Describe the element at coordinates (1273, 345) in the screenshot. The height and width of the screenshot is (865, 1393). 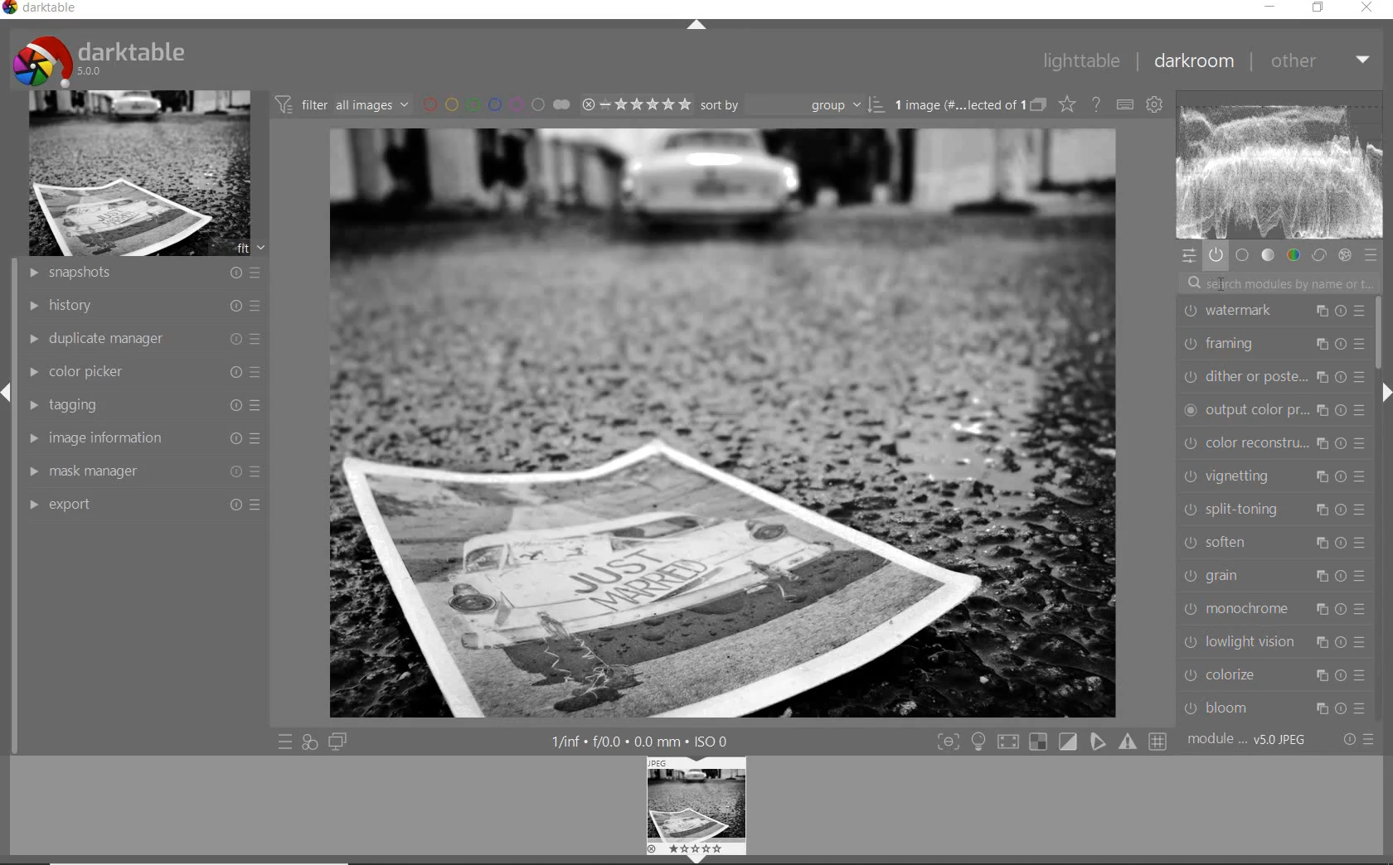
I see `framing` at that location.